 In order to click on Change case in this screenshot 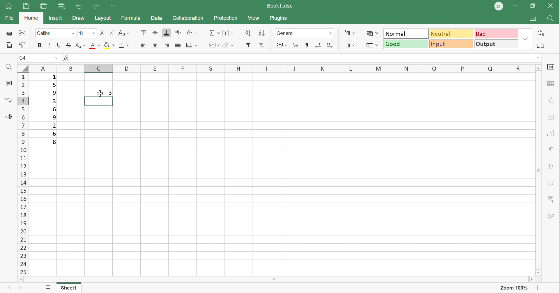, I will do `click(124, 32)`.